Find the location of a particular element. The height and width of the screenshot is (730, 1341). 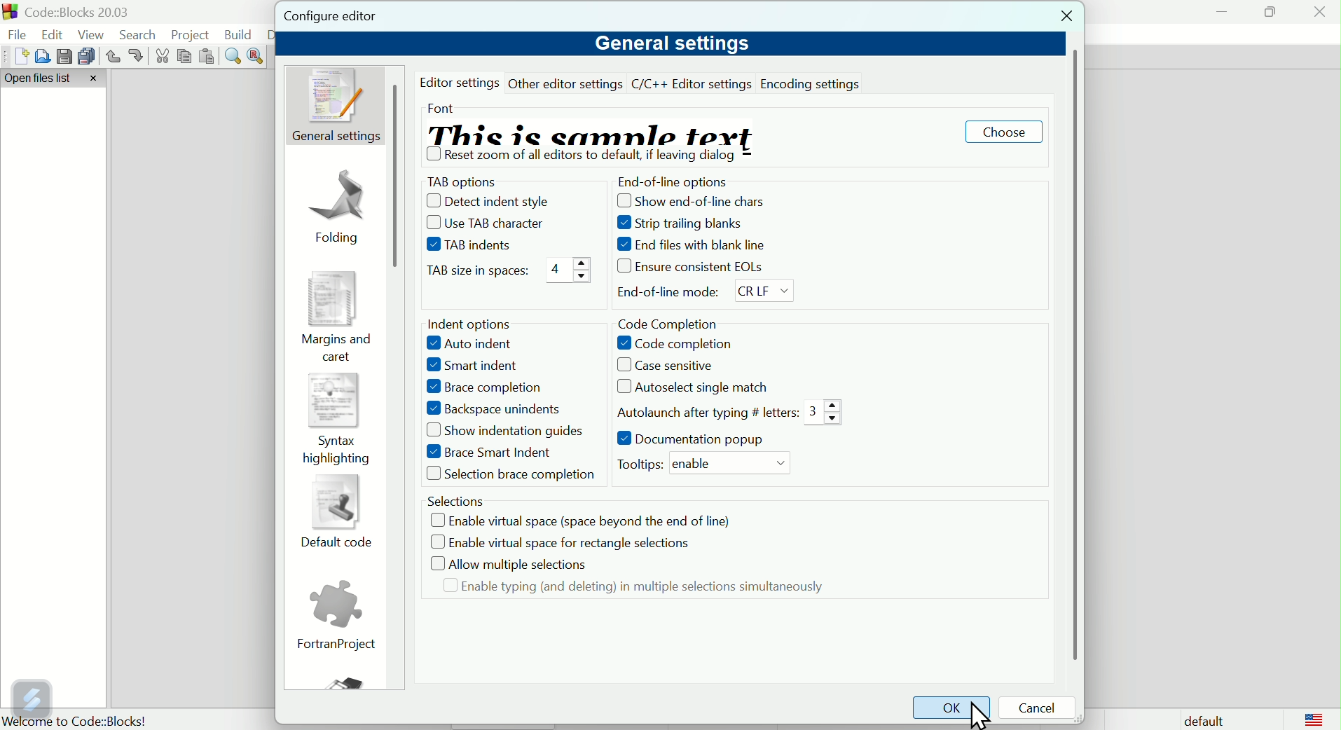

Auto select single match is located at coordinates (706, 387).